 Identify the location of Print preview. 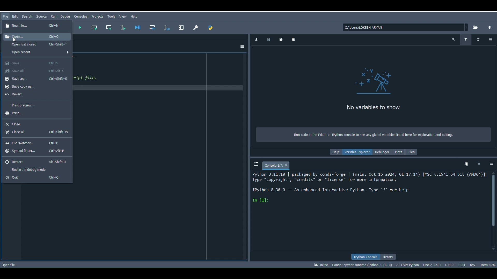
(34, 104).